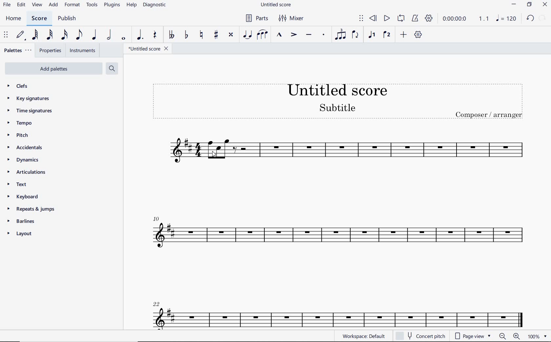  Describe the element at coordinates (112, 68) in the screenshot. I see `SEARCH PALETTES` at that location.